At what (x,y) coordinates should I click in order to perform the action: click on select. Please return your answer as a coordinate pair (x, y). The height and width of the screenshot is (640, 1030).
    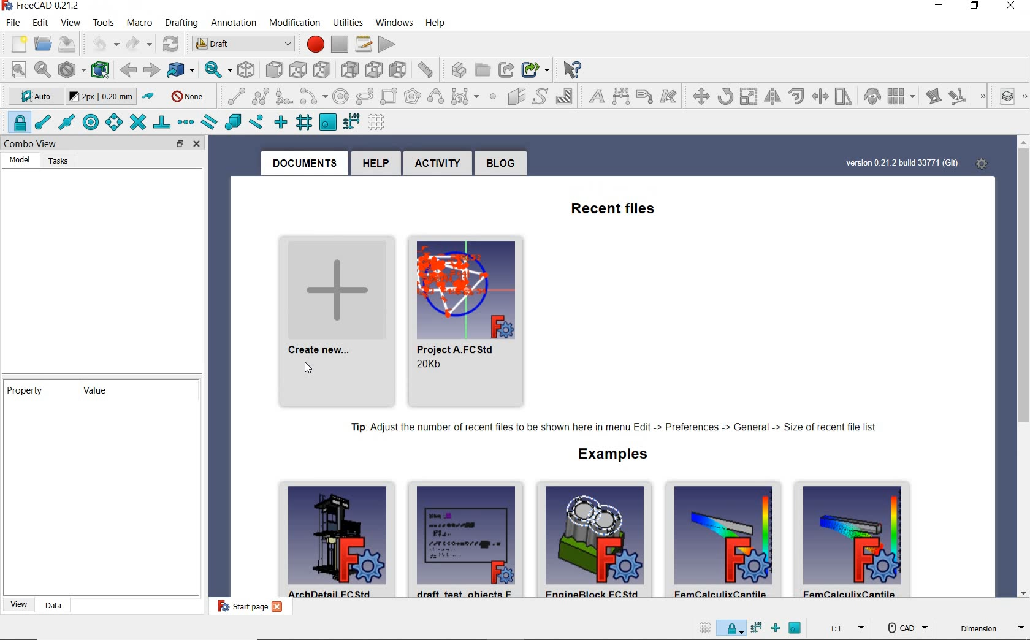
    Looking at the image, I should click on (578, 69).